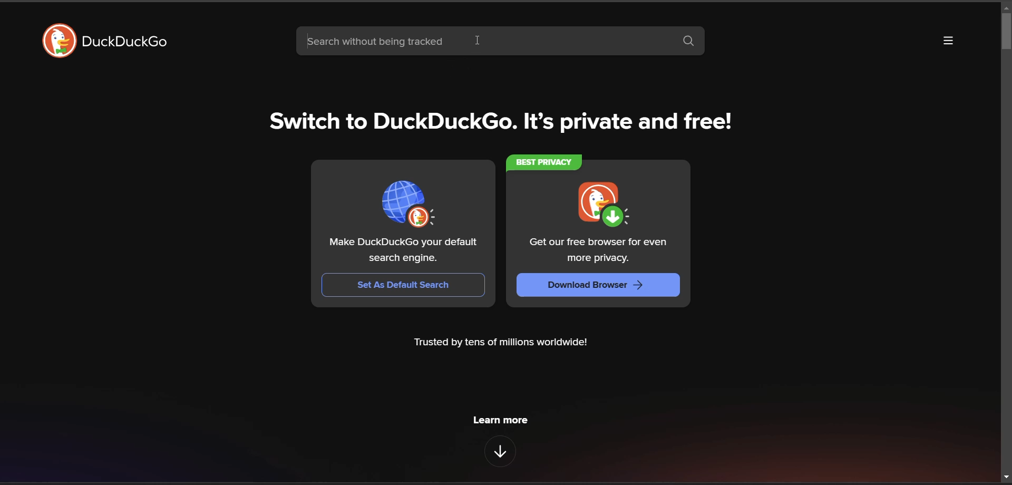 Image resolution: width=1012 pixels, height=485 pixels. Describe the element at coordinates (495, 119) in the screenshot. I see `Switch to DuckDuckGo. It’s private and free!` at that location.